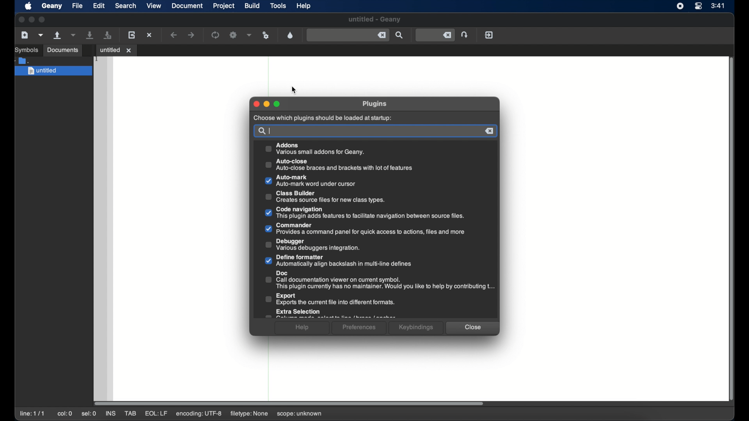  What do you see at coordinates (89, 414) in the screenshot?
I see `sel: 0` at bounding box center [89, 414].